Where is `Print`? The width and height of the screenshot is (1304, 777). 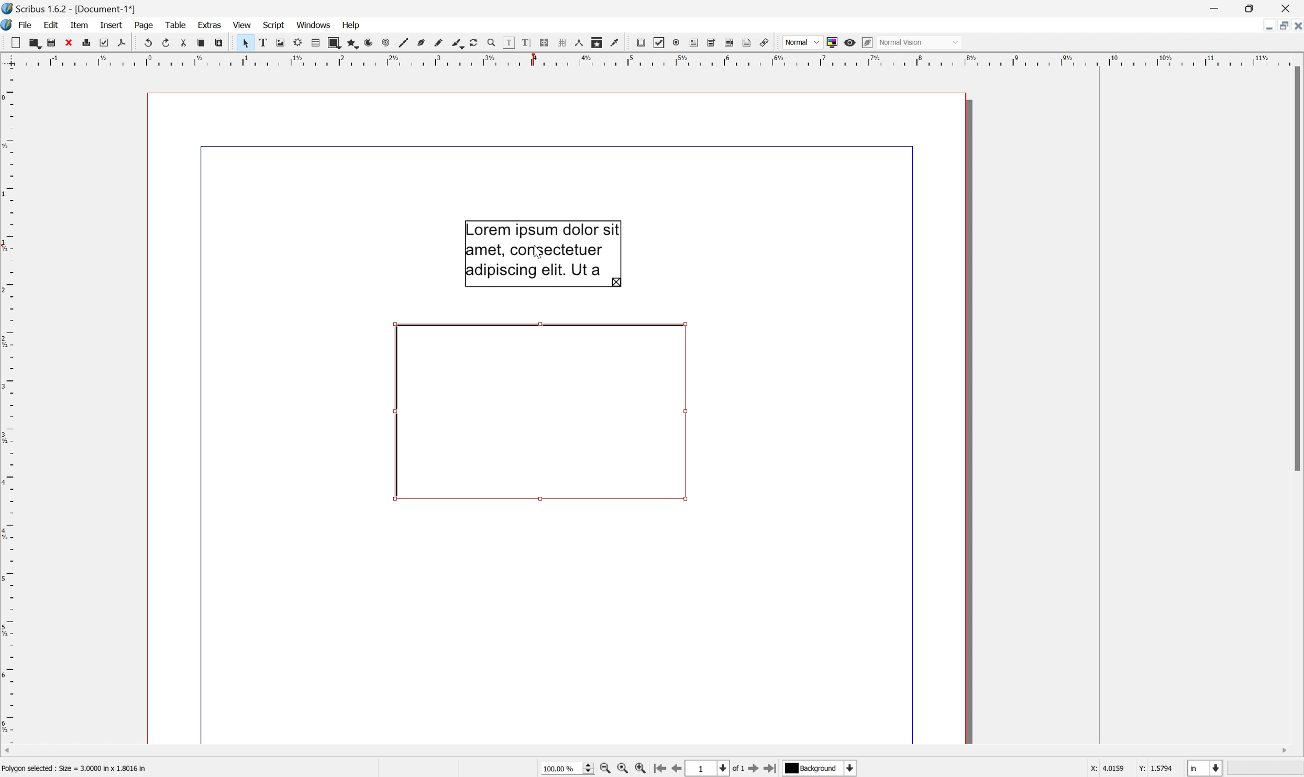 Print is located at coordinates (86, 43).